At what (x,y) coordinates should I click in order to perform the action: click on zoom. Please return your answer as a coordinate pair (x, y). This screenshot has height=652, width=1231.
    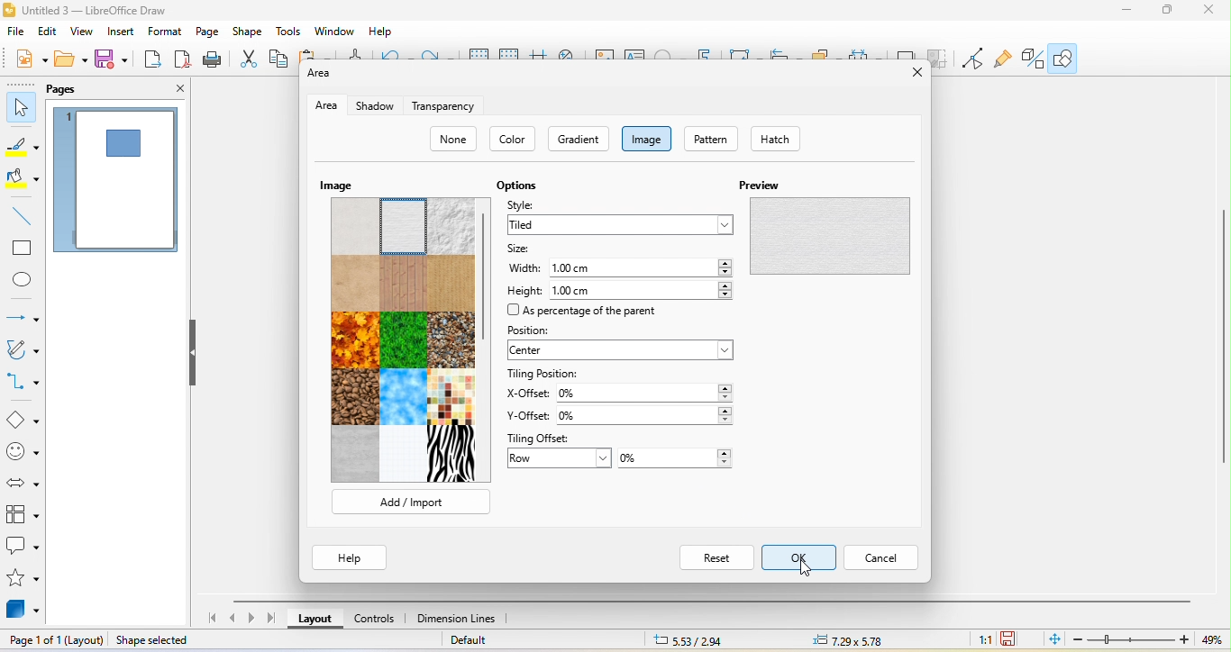
    Looking at the image, I should click on (1146, 641).